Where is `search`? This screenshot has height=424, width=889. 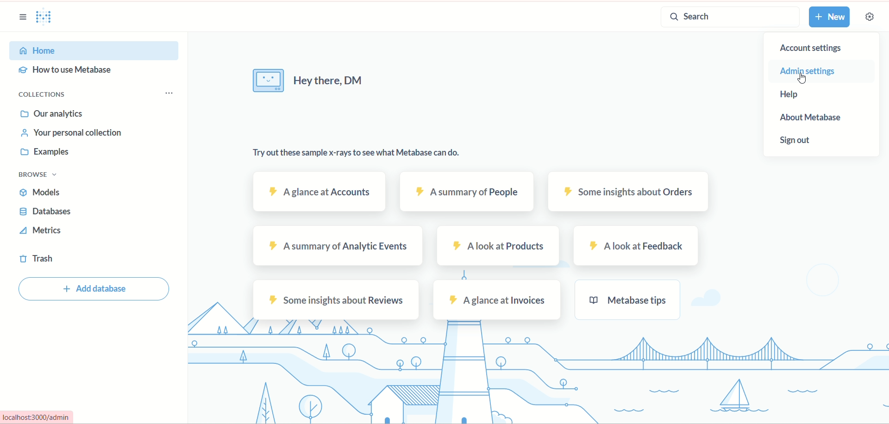
search is located at coordinates (726, 18).